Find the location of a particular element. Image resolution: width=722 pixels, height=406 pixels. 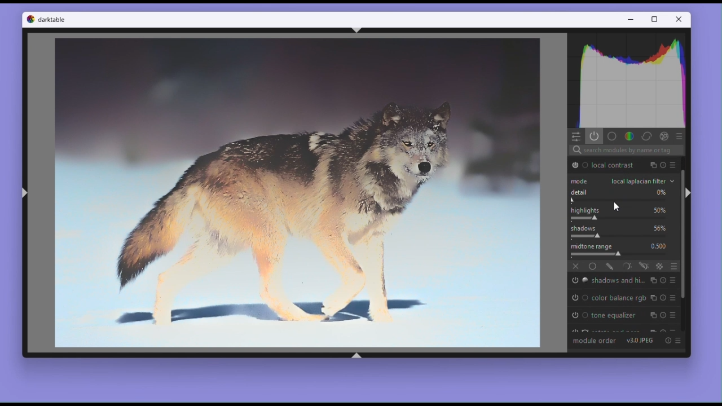

Color is located at coordinates (629, 136).